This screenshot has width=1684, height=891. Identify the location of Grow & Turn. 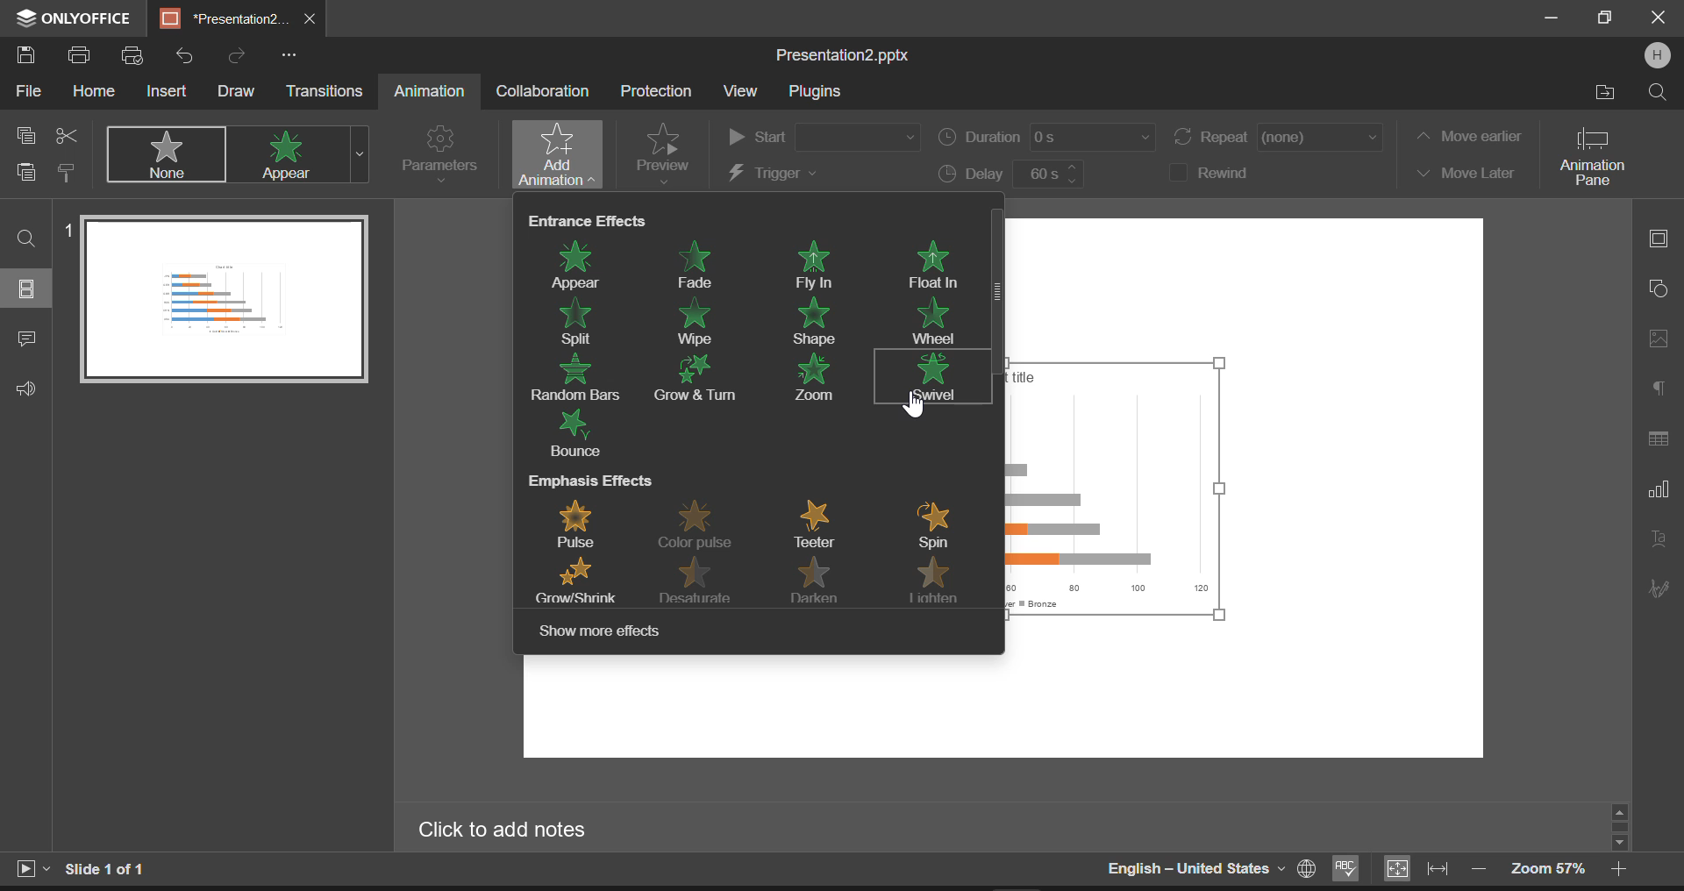
(704, 378).